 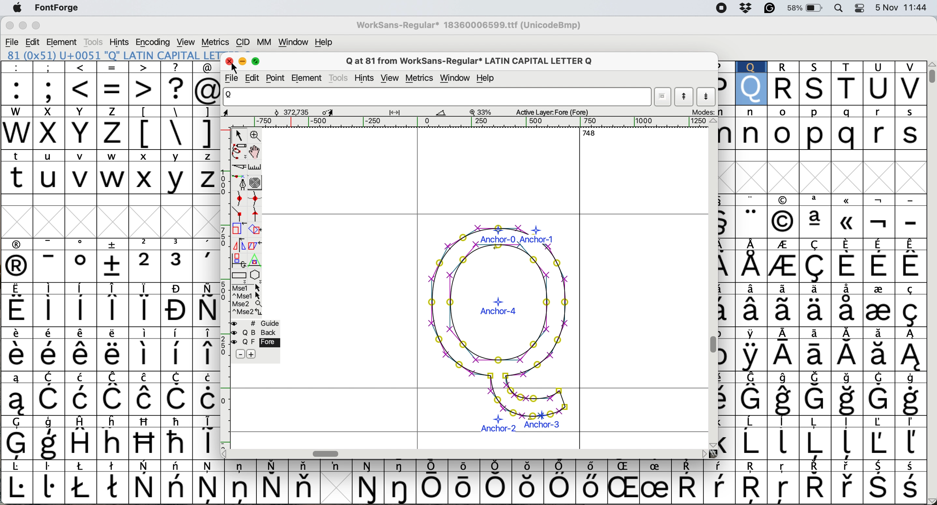 What do you see at coordinates (121, 42) in the screenshot?
I see `hints` at bounding box center [121, 42].